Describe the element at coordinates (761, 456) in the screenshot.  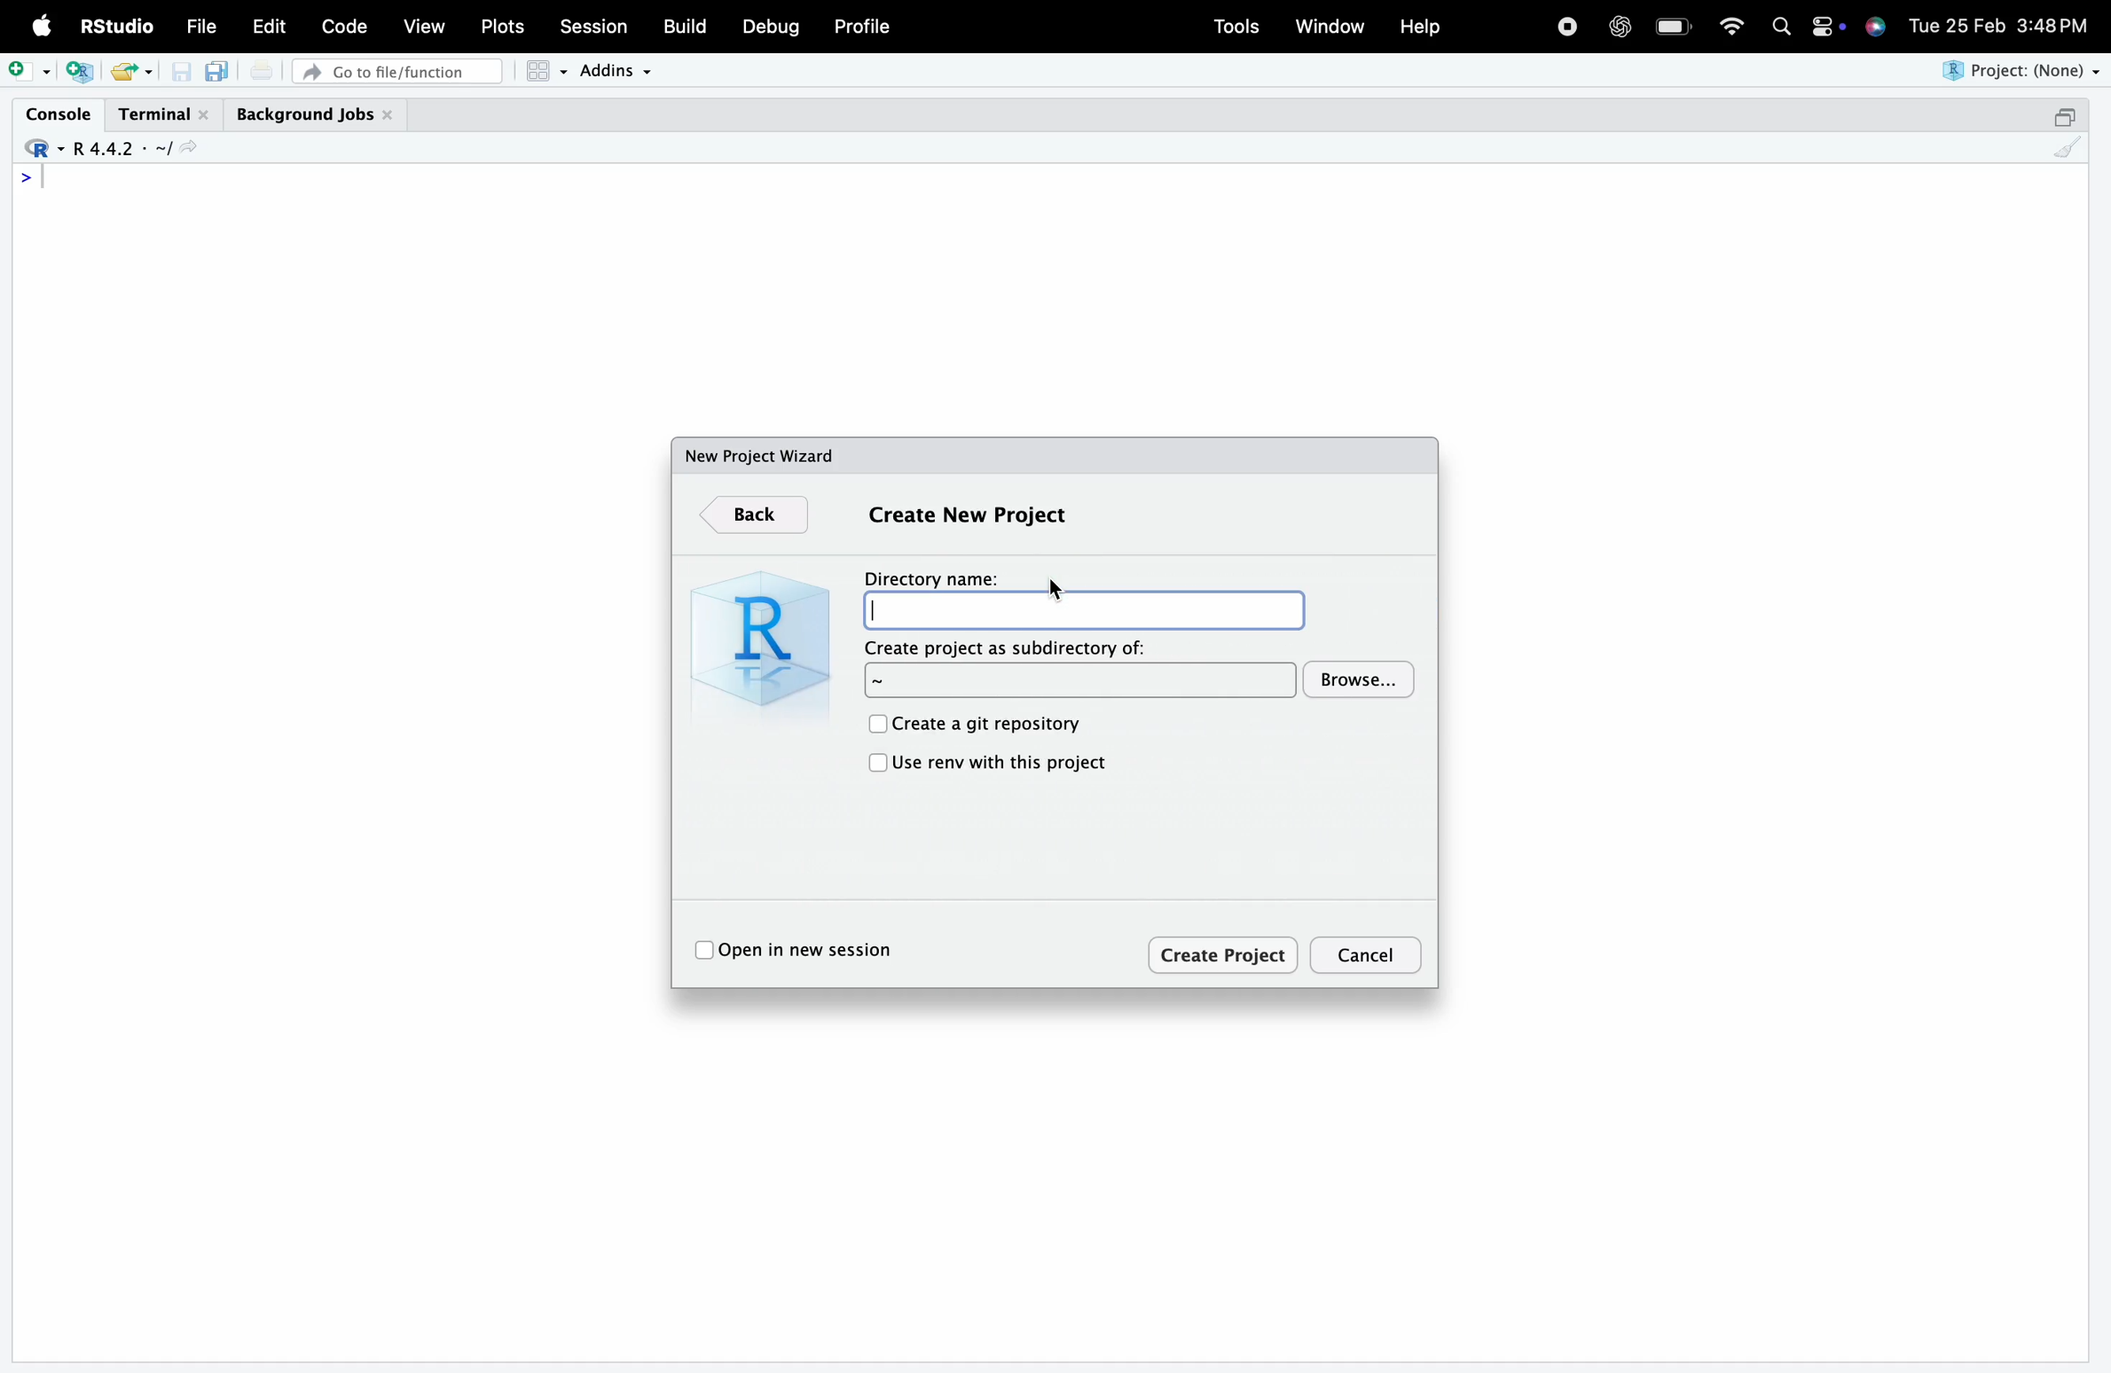
I see `New Project Wizard` at that location.